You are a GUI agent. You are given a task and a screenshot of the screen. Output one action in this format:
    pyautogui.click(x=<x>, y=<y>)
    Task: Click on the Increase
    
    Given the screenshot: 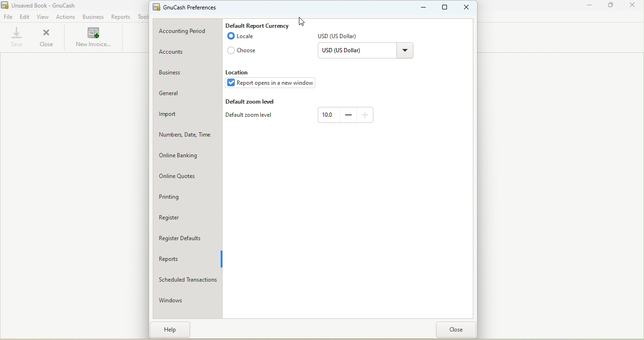 What is the action you would take?
    pyautogui.click(x=365, y=114)
    